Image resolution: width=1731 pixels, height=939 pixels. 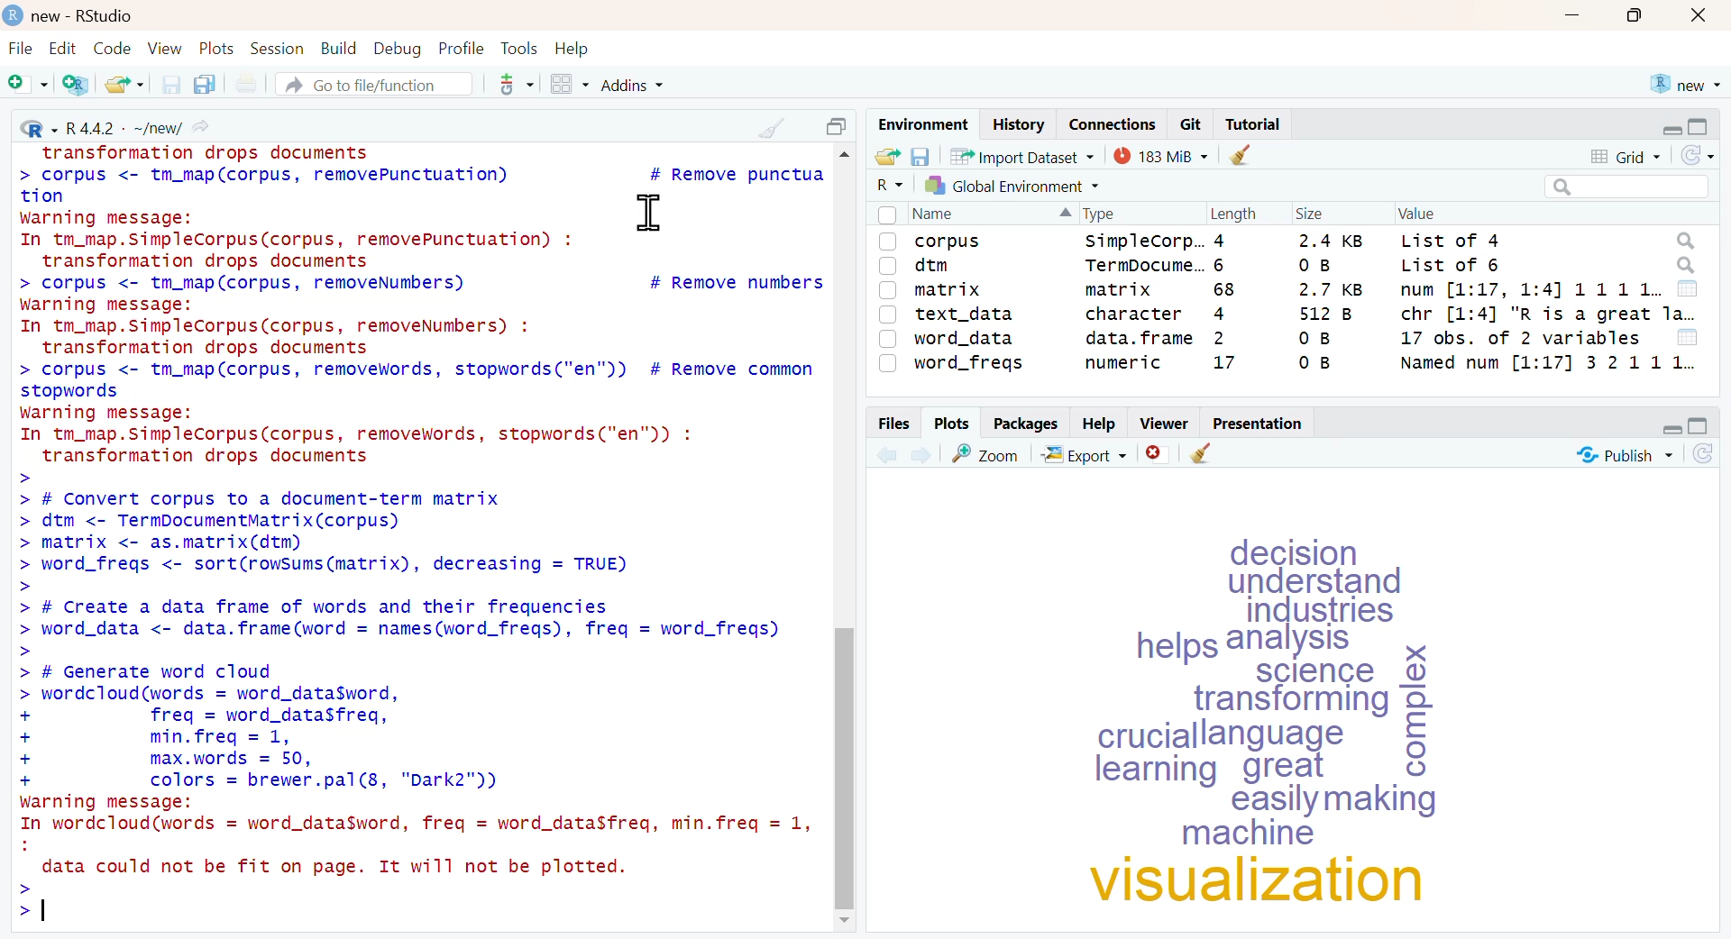 What do you see at coordinates (1240, 154) in the screenshot?
I see `Clear` at bounding box center [1240, 154].